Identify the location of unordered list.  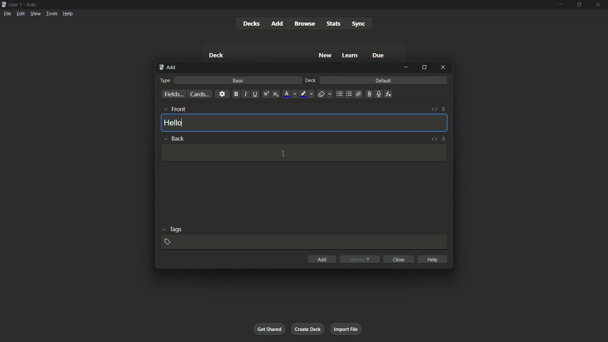
(339, 94).